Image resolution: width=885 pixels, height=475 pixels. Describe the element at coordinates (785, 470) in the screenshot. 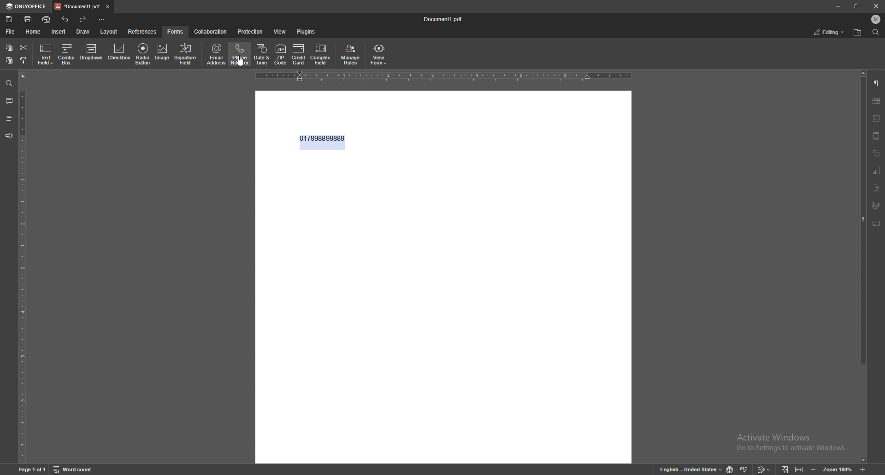

I see `fit to screen` at that location.